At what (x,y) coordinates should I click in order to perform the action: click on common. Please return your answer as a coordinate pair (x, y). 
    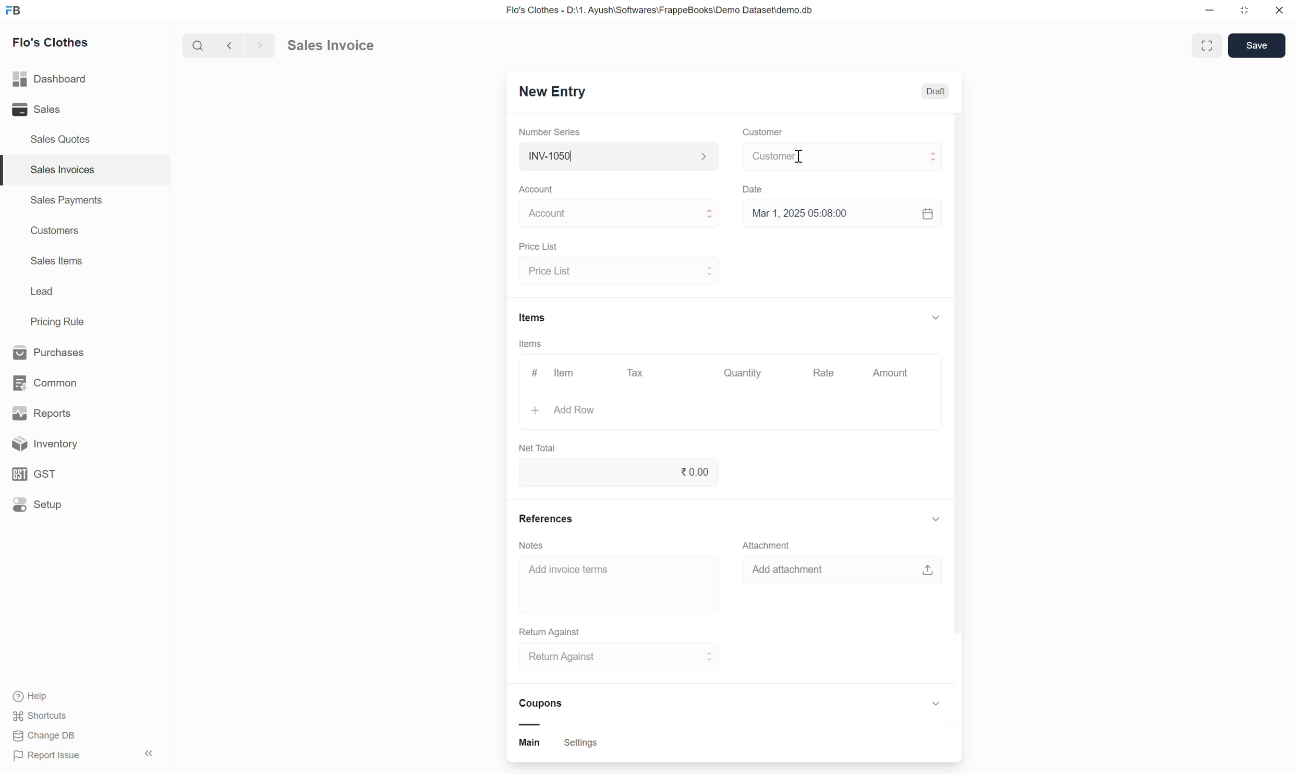
    Looking at the image, I should click on (68, 380).